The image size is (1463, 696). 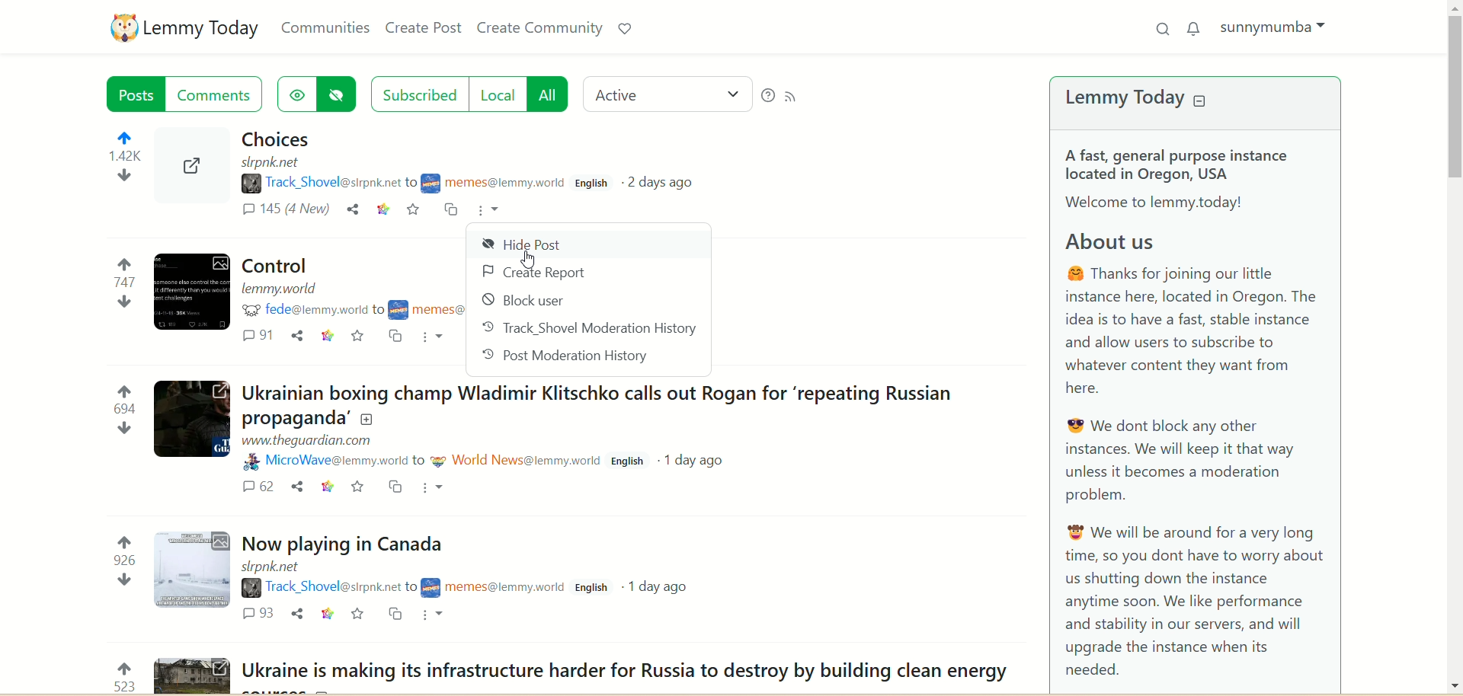 I want to click on comments, so click(x=256, y=487).